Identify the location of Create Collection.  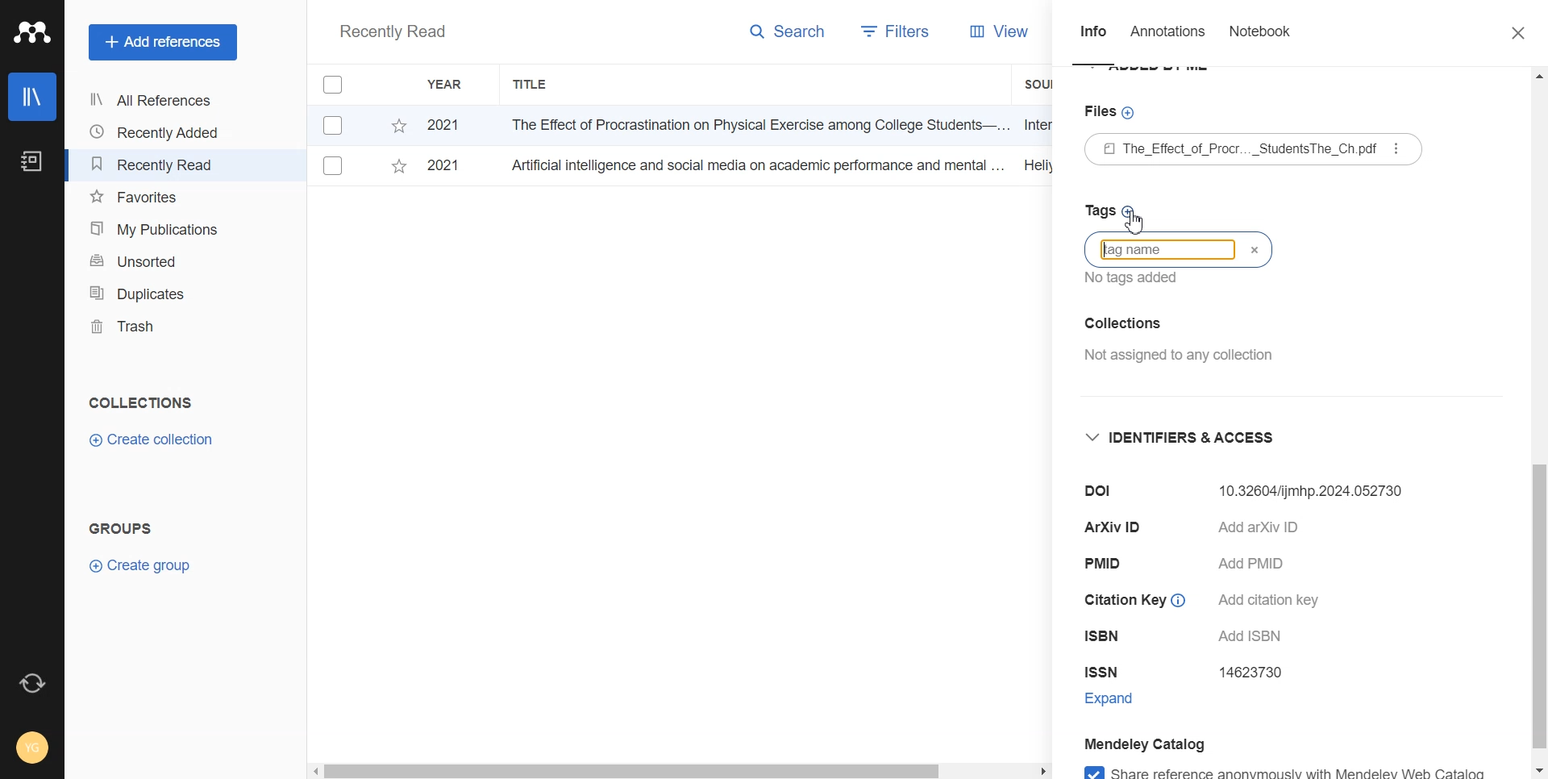
(154, 440).